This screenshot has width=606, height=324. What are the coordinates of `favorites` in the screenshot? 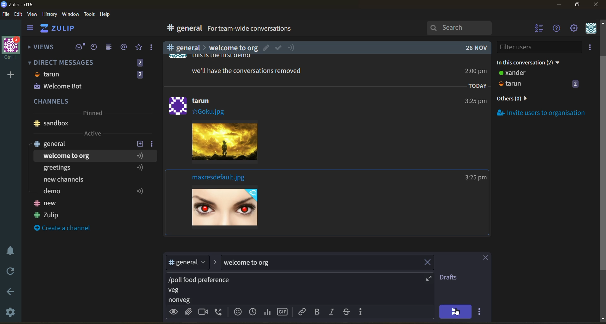 It's located at (139, 47).